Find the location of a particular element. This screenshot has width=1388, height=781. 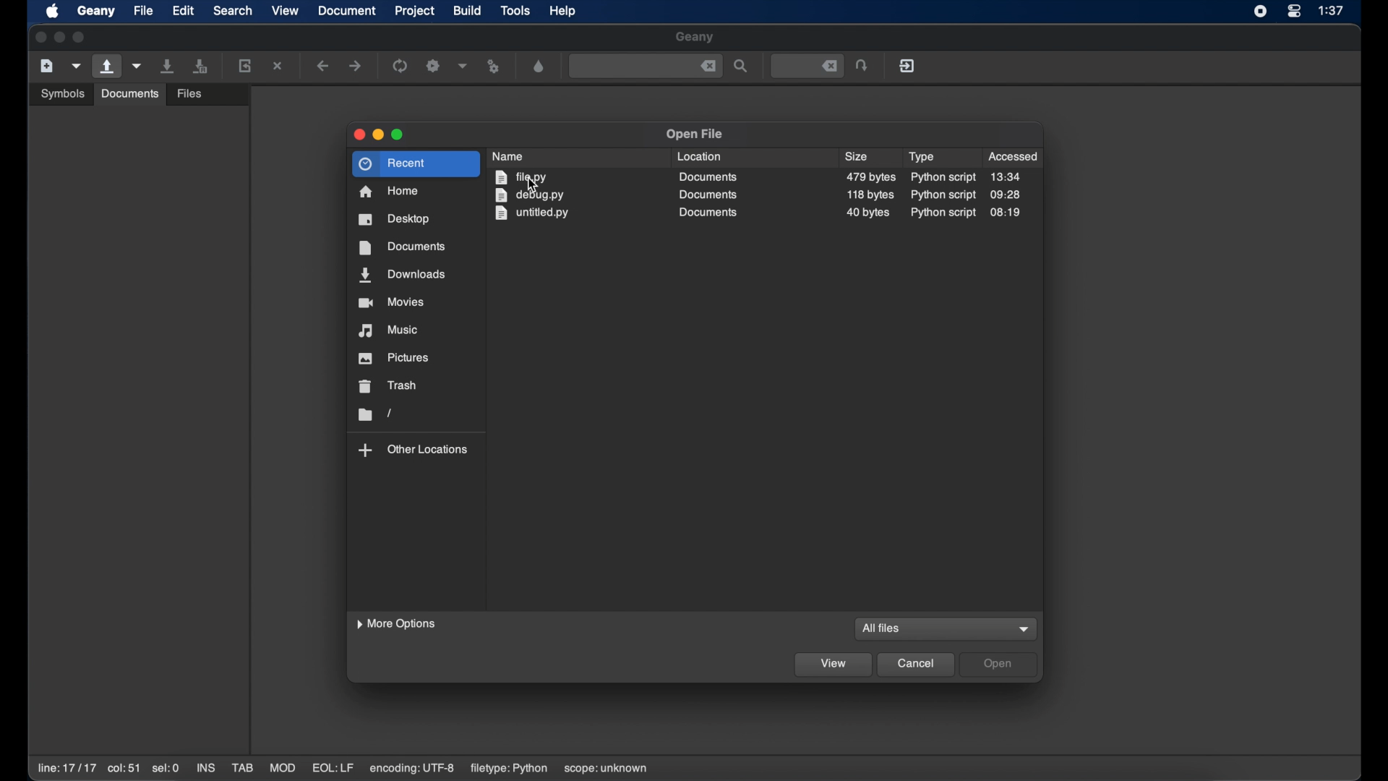

all files is located at coordinates (880, 629).